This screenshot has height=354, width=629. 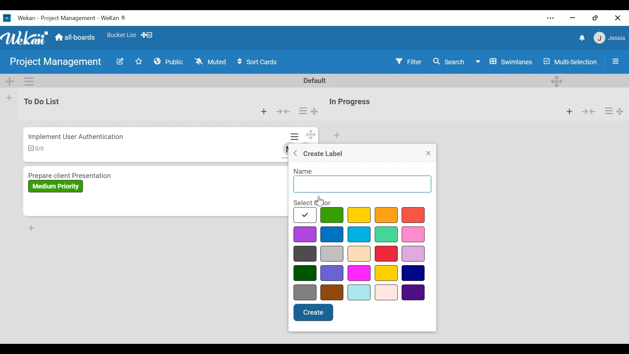 I want to click on restore, so click(x=595, y=18).